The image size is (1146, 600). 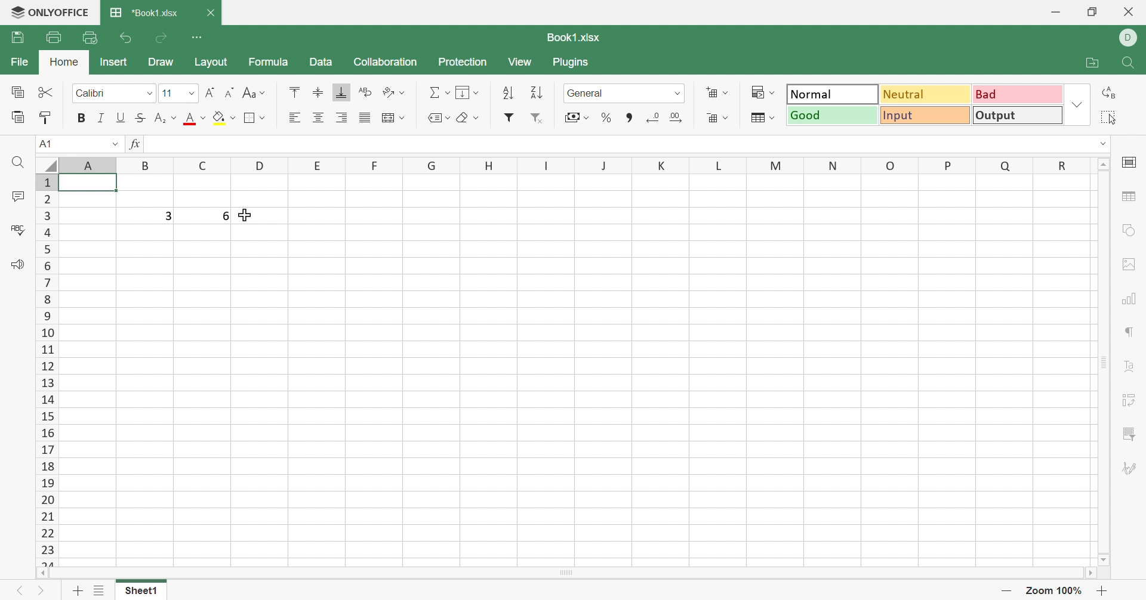 What do you see at coordinates (763, 93) in the screenshot?
I see `Conditional formatting` at bounding box center [763, 93].